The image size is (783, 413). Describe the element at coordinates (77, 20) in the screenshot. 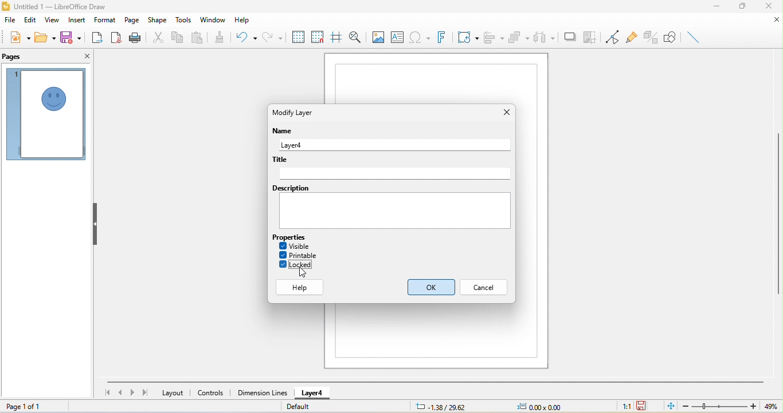

I see `insert` at that location.